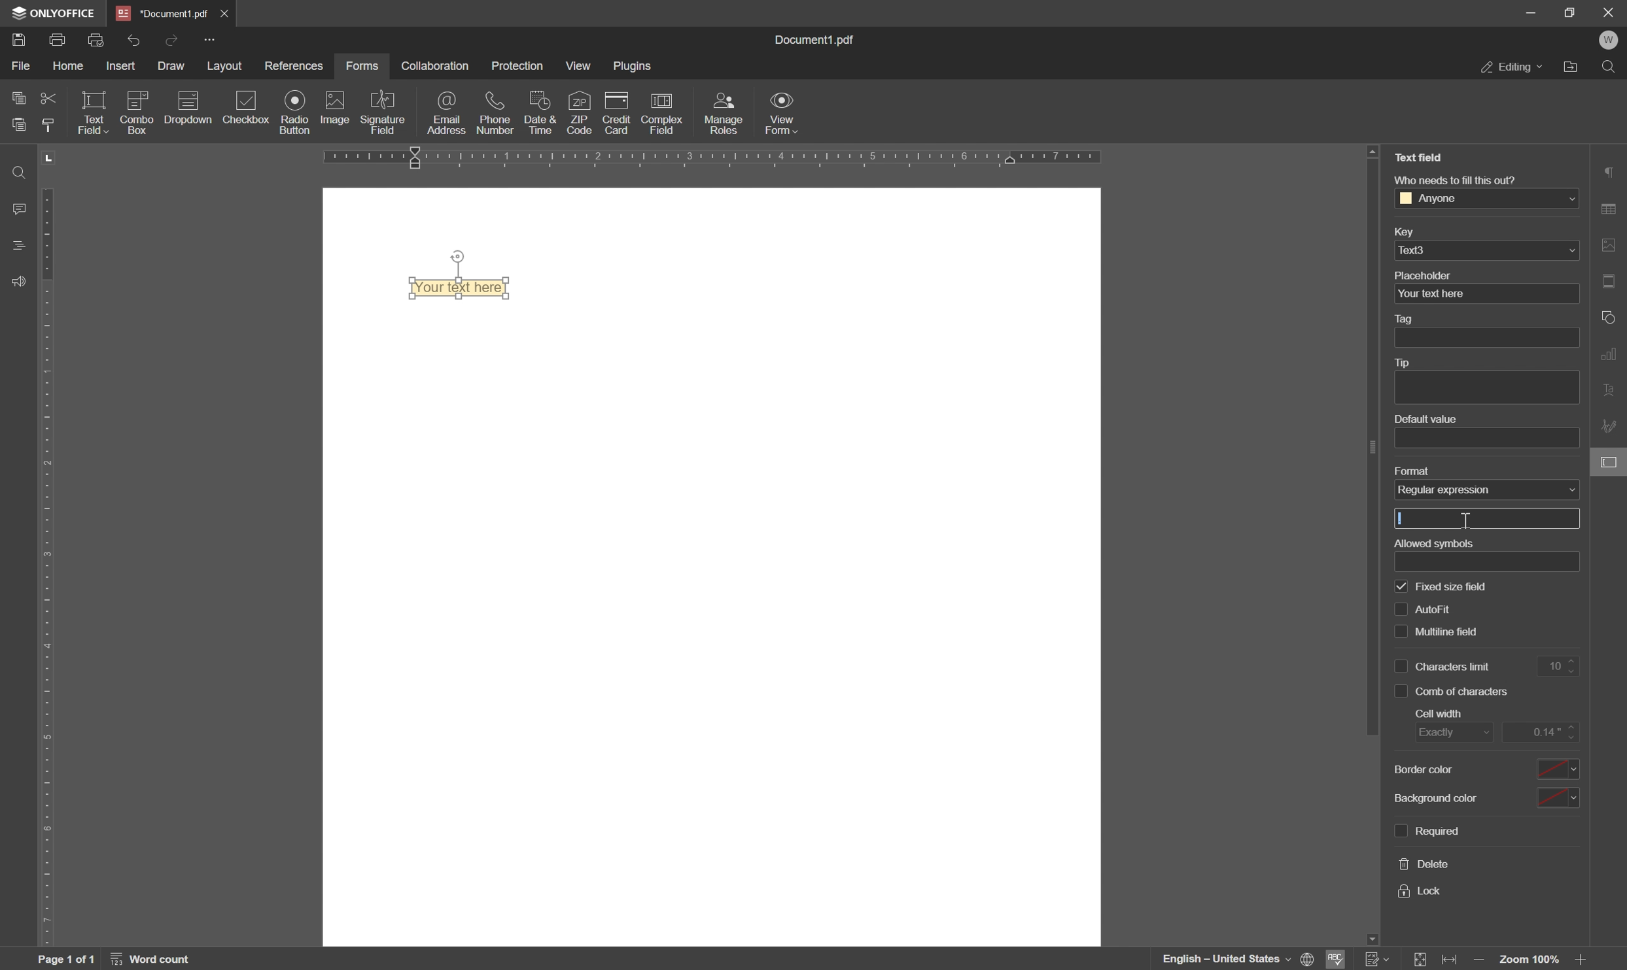 The width and height of the screenshot is (1627, 970). Describe the element at coordinates (172, 68) in the screenshot. I see `draw` at that location.